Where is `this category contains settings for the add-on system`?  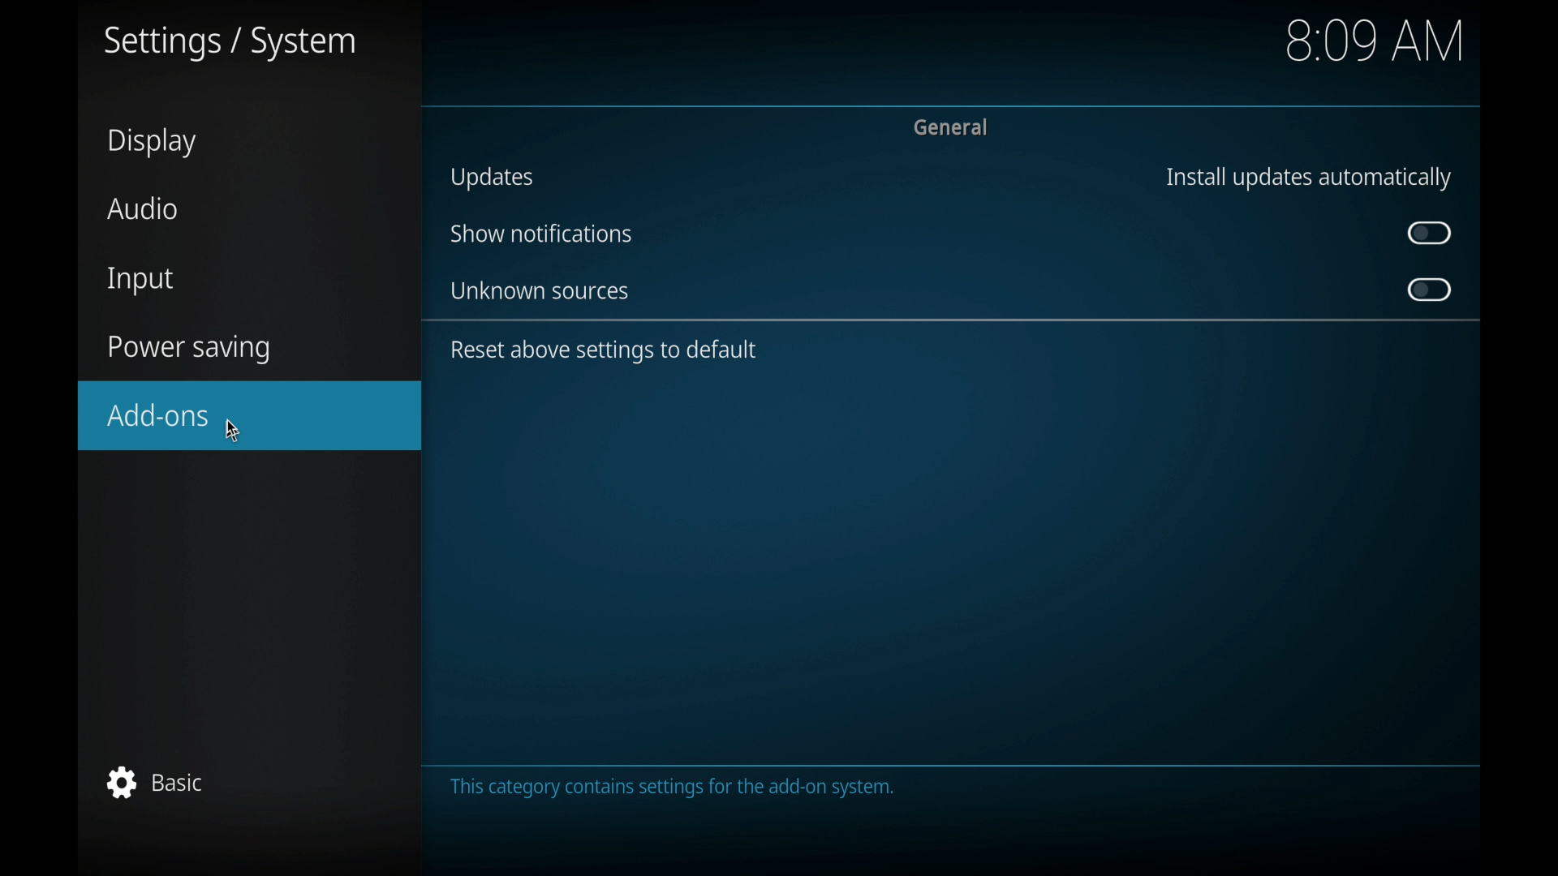 this category contains settings for the add-on system is located at coordinates (671, 788).